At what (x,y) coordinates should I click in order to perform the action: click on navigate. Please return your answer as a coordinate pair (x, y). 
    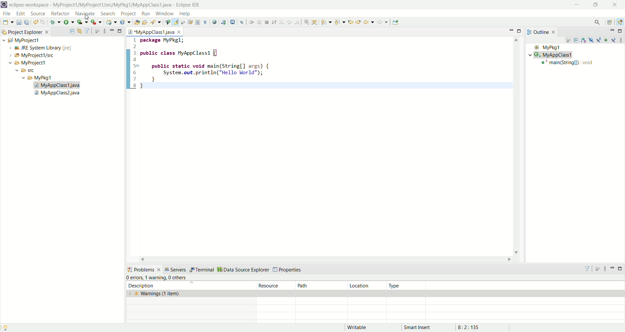
    Looking at the image, I should click on (85, 13).